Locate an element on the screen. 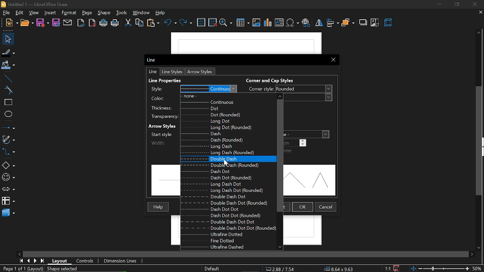 The width and height of the screenshot is (484, 272). redo is located at coordinates (186, 23).